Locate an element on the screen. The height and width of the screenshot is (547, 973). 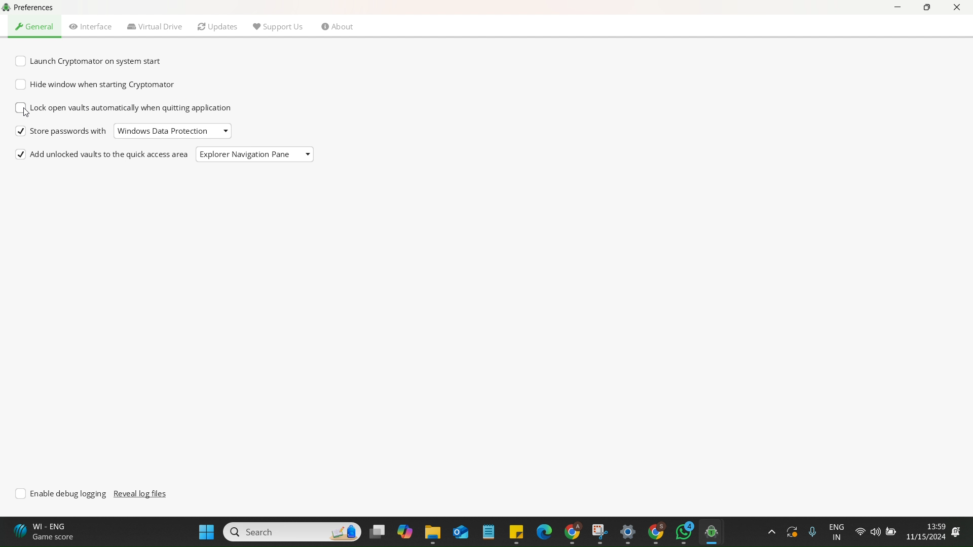
Store Password With is located at coordinates (61, 132).